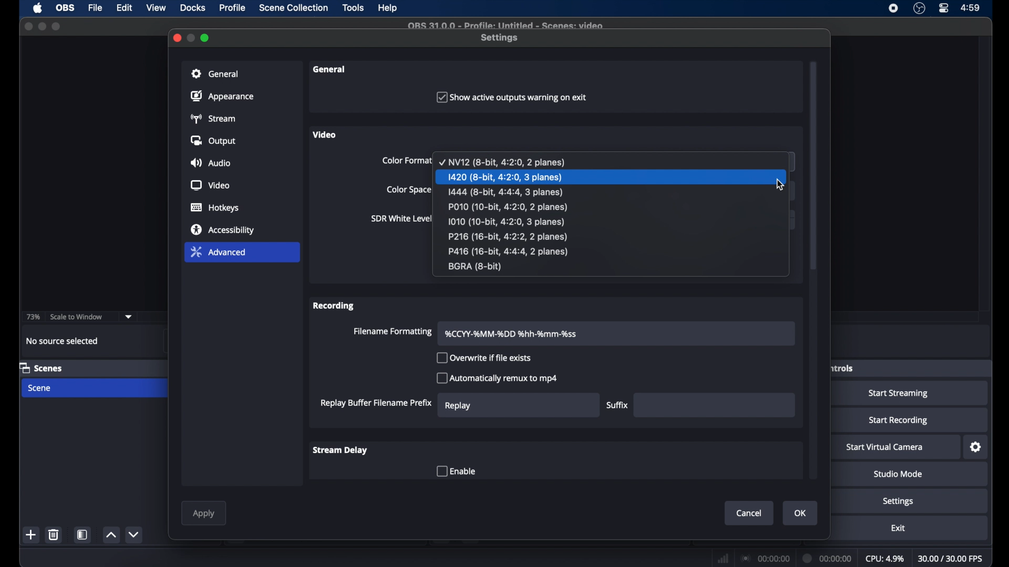 Image resolution: width=1009 pixels, height=567 pixels. Describe the element at coordinates (57, 26) in the screenshot. I see `maximize` at that location.